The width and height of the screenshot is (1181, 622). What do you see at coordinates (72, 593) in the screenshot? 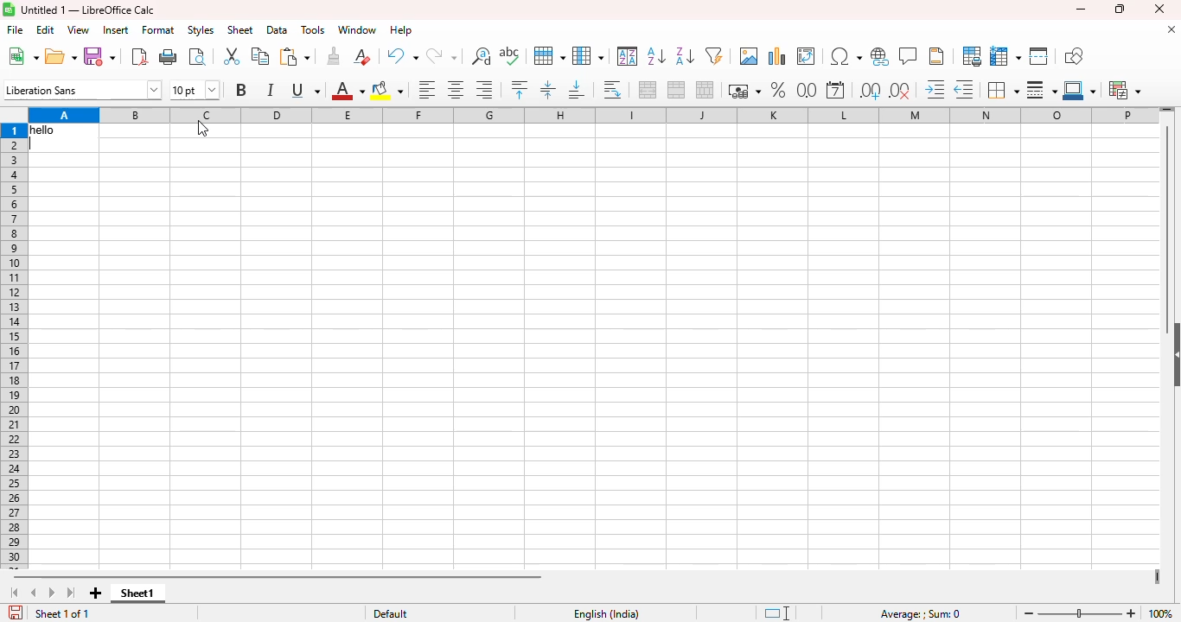
I see `scroll to last sheet` at bounding box center [72, 593].